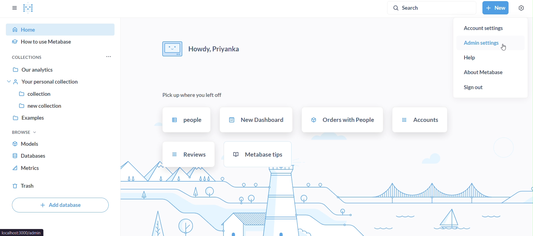 This screenshot has width=533, height=236. Describe the element at coordinates (61, 169) in the screenshot. I see `metrics` at that location.